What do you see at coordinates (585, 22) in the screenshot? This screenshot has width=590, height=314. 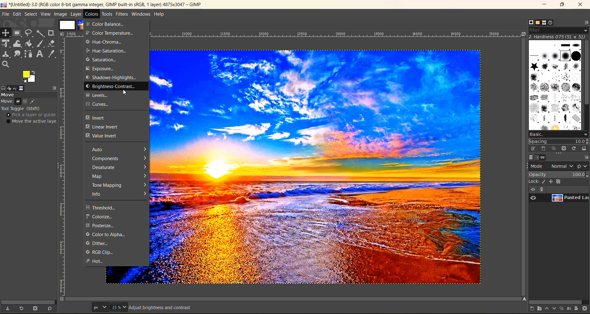 I see `configure` at bounding box center [585, 22].